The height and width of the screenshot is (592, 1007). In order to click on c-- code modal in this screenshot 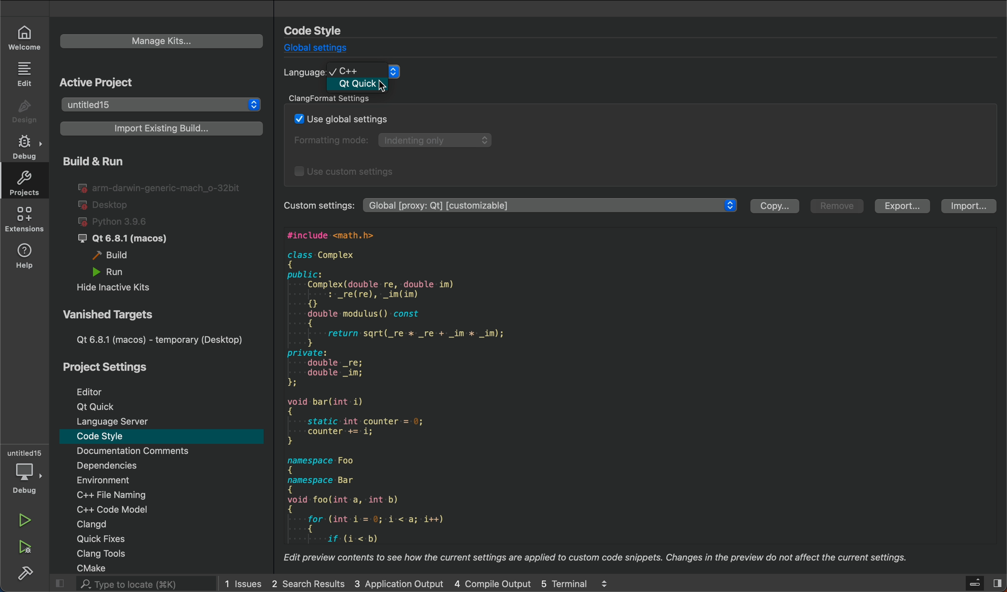, I will do `click(122, 508)`.